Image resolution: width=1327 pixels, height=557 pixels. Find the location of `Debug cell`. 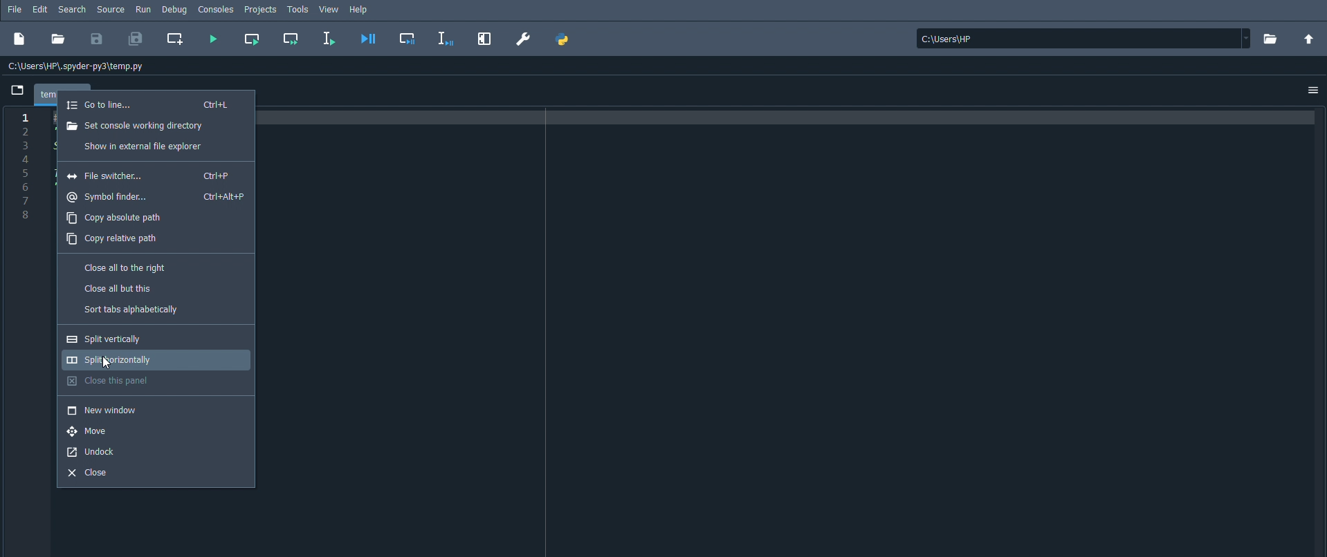

Debug cell is located at coordinates (408, 38).